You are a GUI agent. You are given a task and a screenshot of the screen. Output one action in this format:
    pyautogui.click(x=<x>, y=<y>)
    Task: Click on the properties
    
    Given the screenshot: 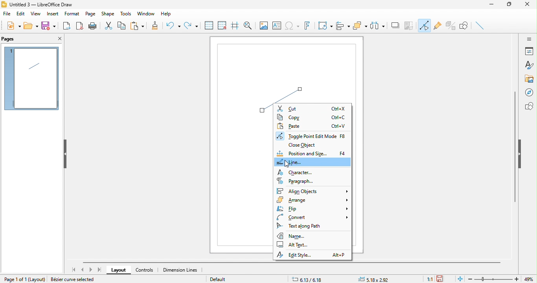 What is the action you would take?
    pyautogui.click(x=529, y=51)
    